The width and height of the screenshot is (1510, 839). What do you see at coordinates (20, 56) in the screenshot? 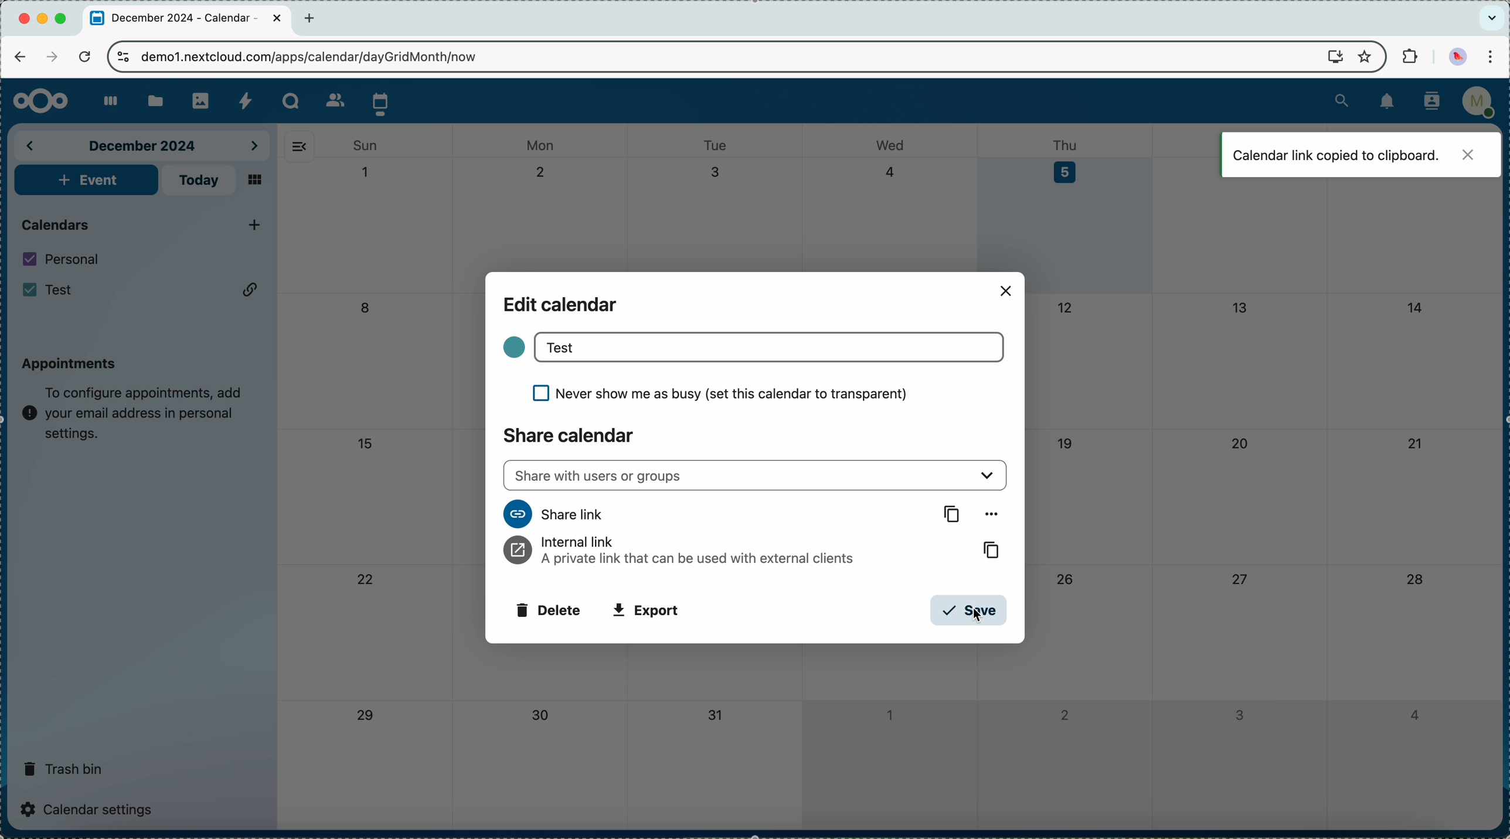
I see `navigate back` at bounding box center [20, 56].